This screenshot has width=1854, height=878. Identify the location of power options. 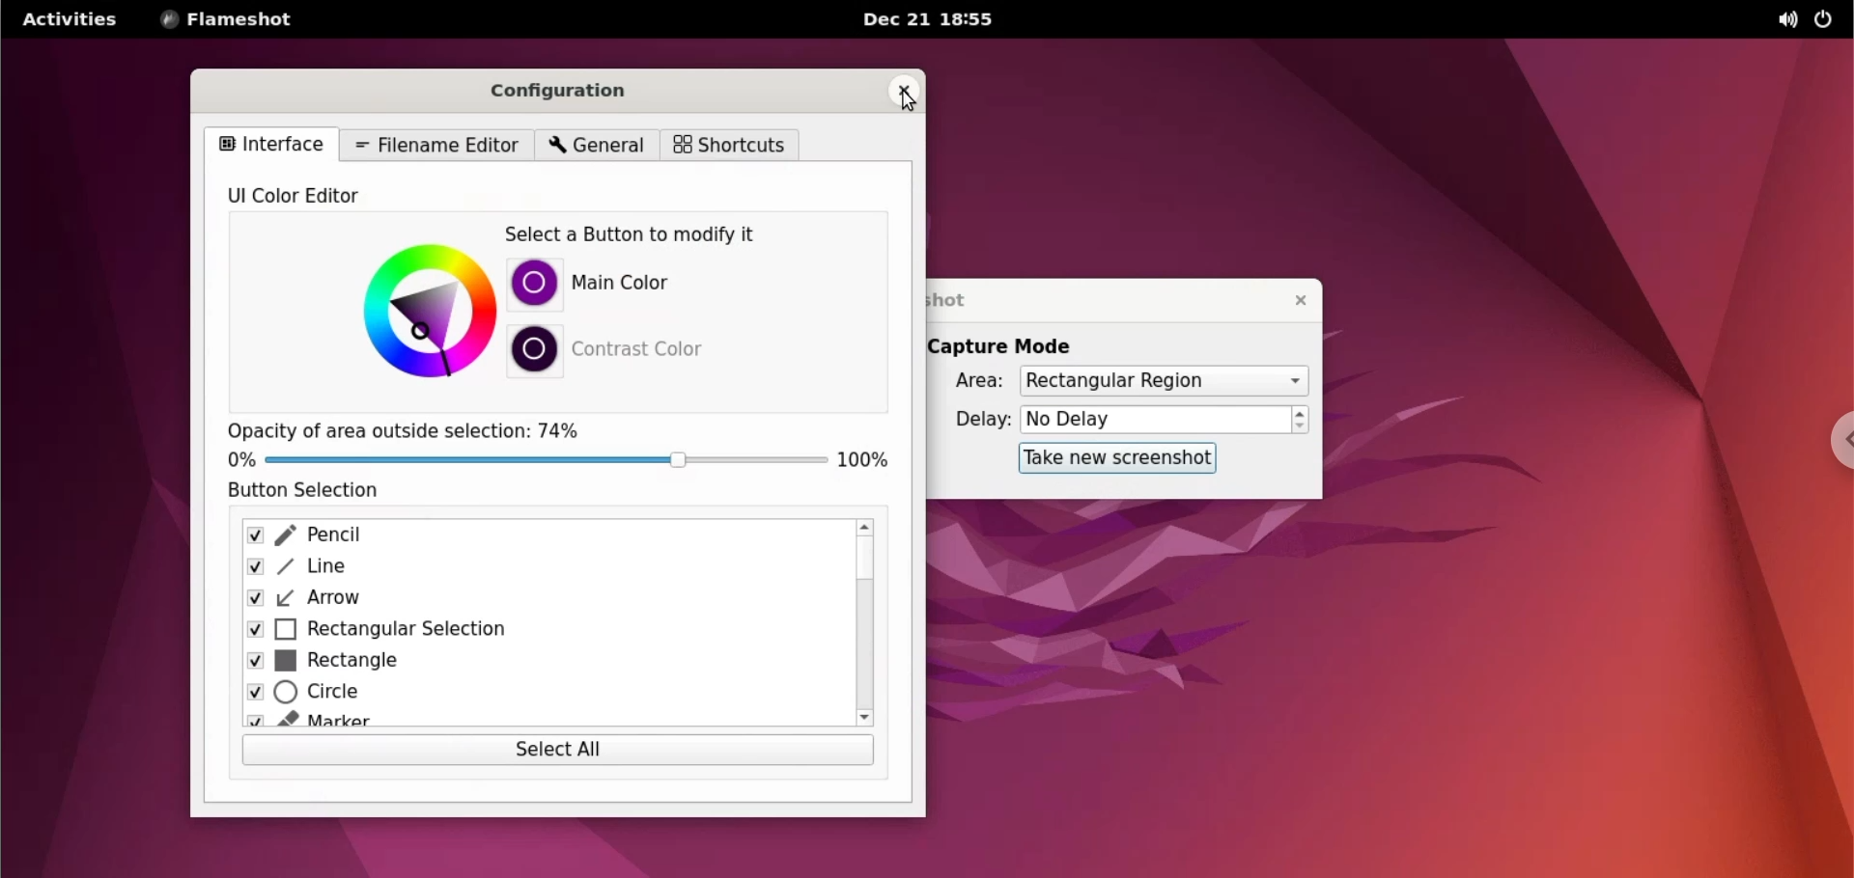
(1824, 20).